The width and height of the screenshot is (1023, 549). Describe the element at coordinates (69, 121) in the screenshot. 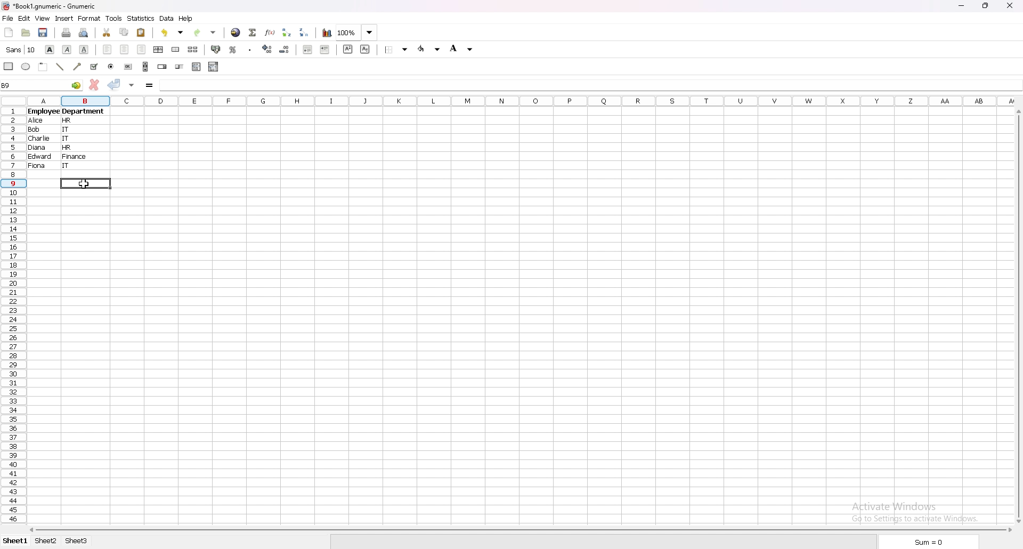

I see `hr` at that location.